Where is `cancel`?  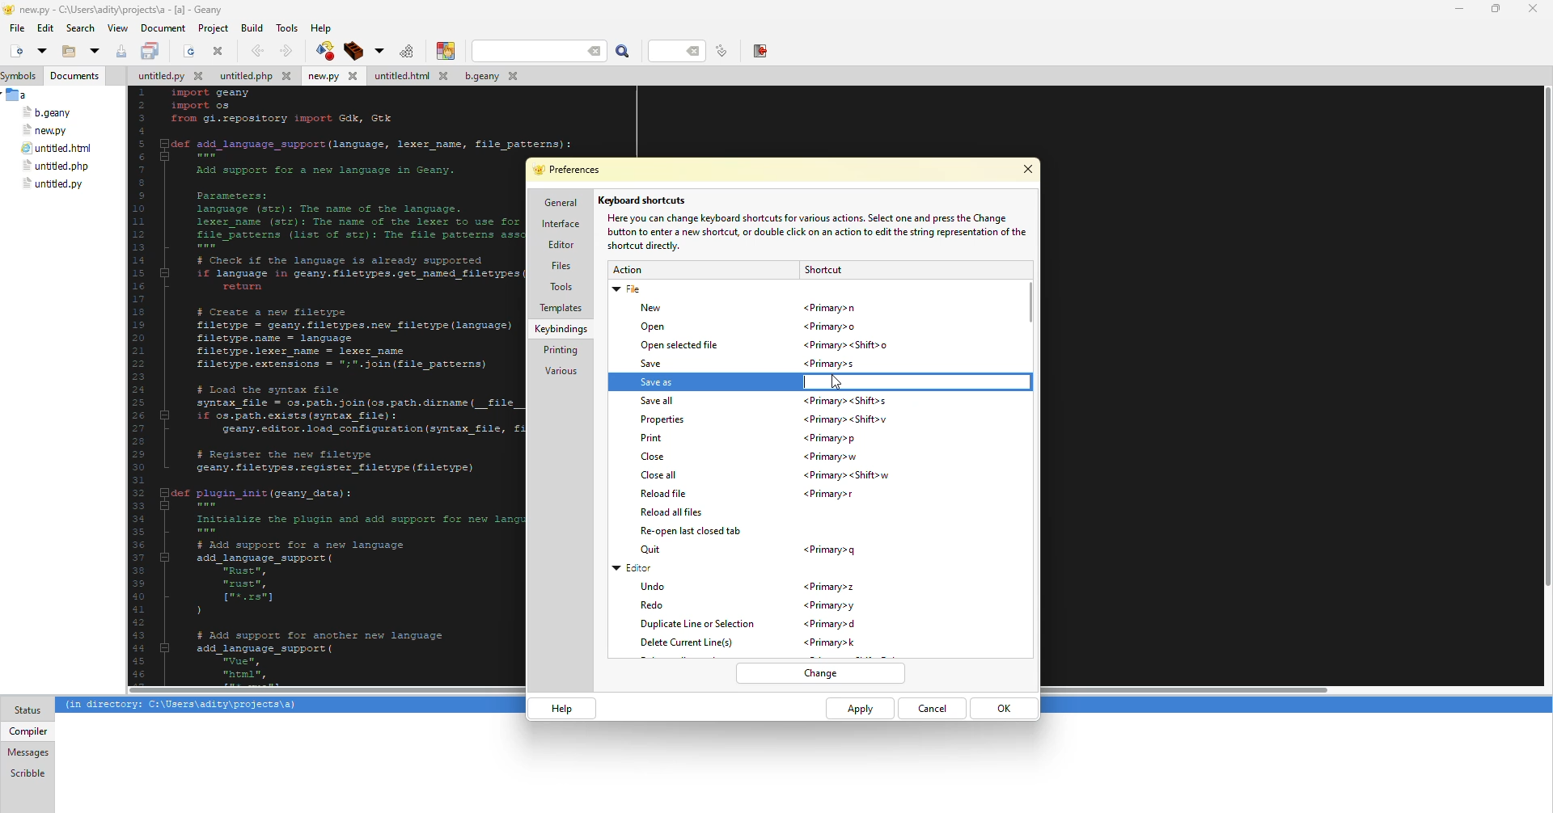 cancel is located at coordinates (933, 709).